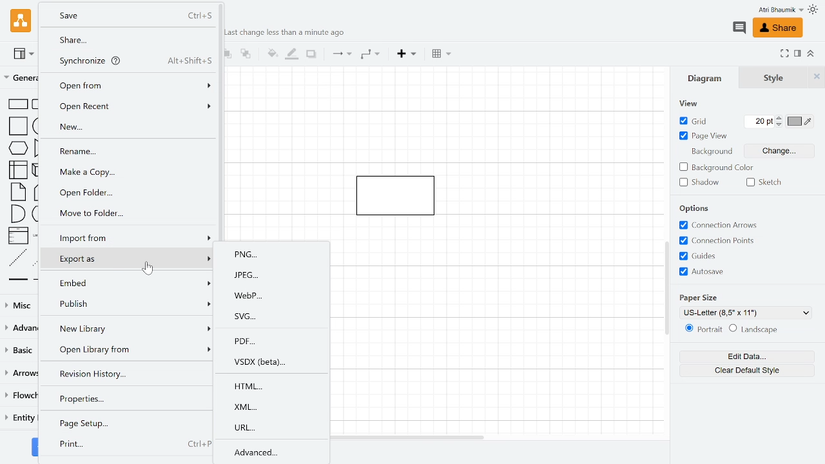 This screenshot has width=825, height=464. Describe the element at coordinates (698, 296) in the screenshot. I see `Paper Size` at that location.